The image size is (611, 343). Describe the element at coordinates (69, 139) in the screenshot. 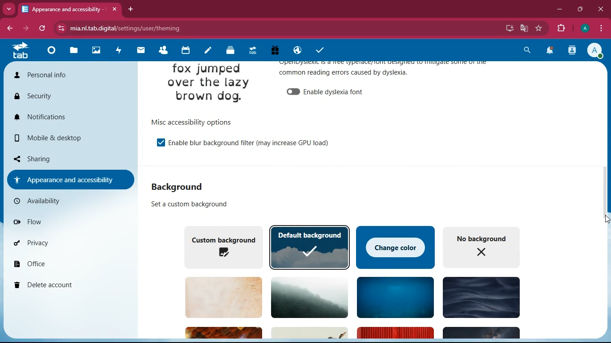

I see `mobile ` at that location.